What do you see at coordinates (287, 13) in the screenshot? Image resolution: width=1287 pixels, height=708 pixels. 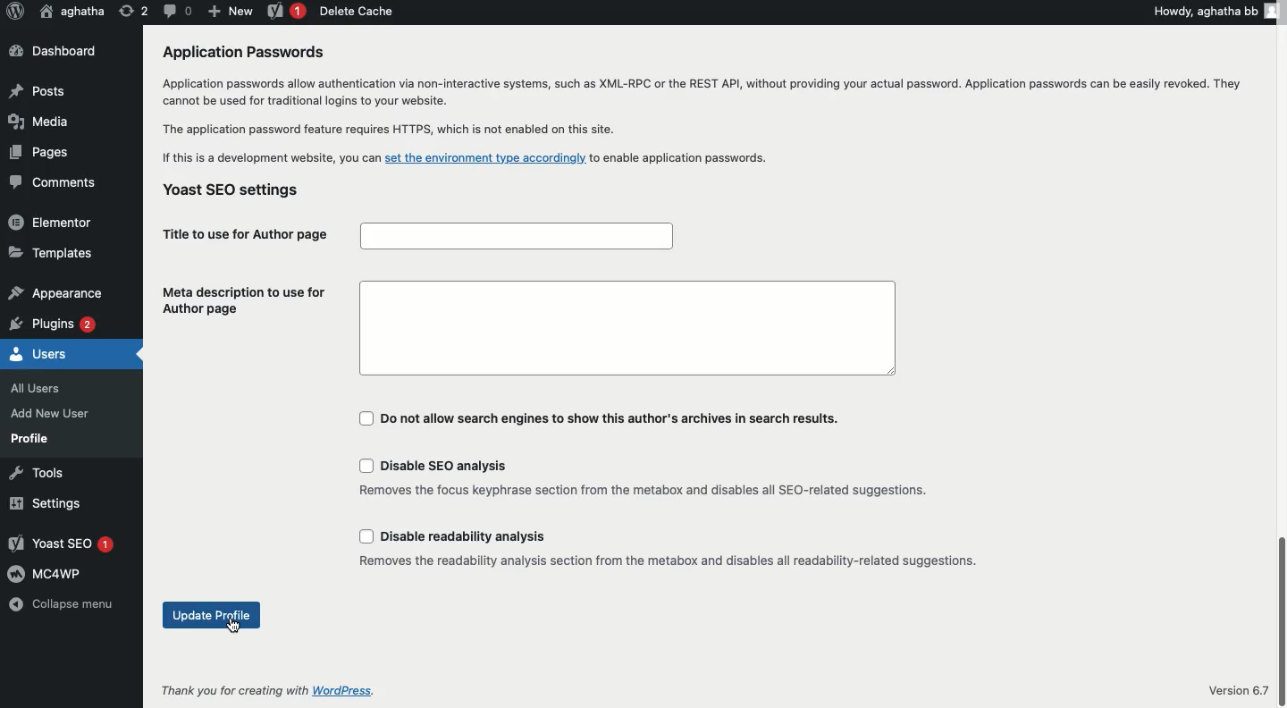 I see `Yoast` at bounding box center [287, 13].